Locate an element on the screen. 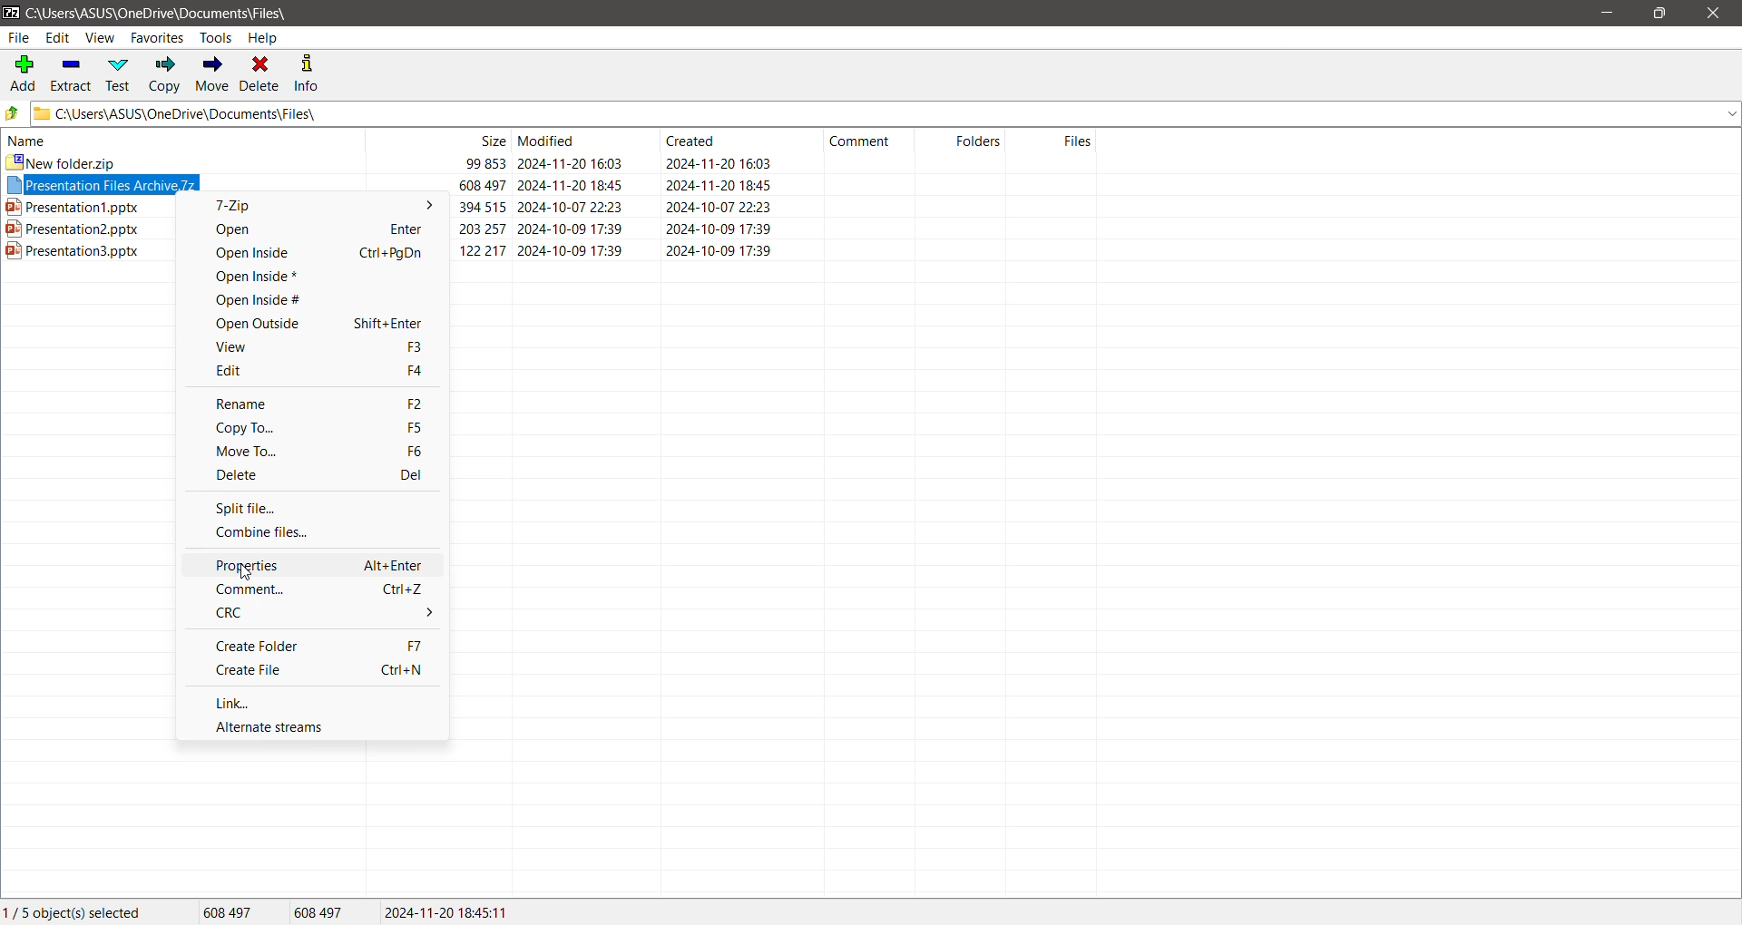  F2 is located at coordinates (409, 402).